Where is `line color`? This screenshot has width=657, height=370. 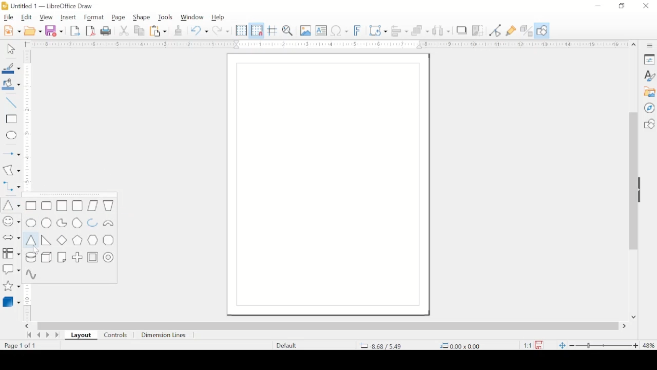
line color is located at coordinates (11, 68).